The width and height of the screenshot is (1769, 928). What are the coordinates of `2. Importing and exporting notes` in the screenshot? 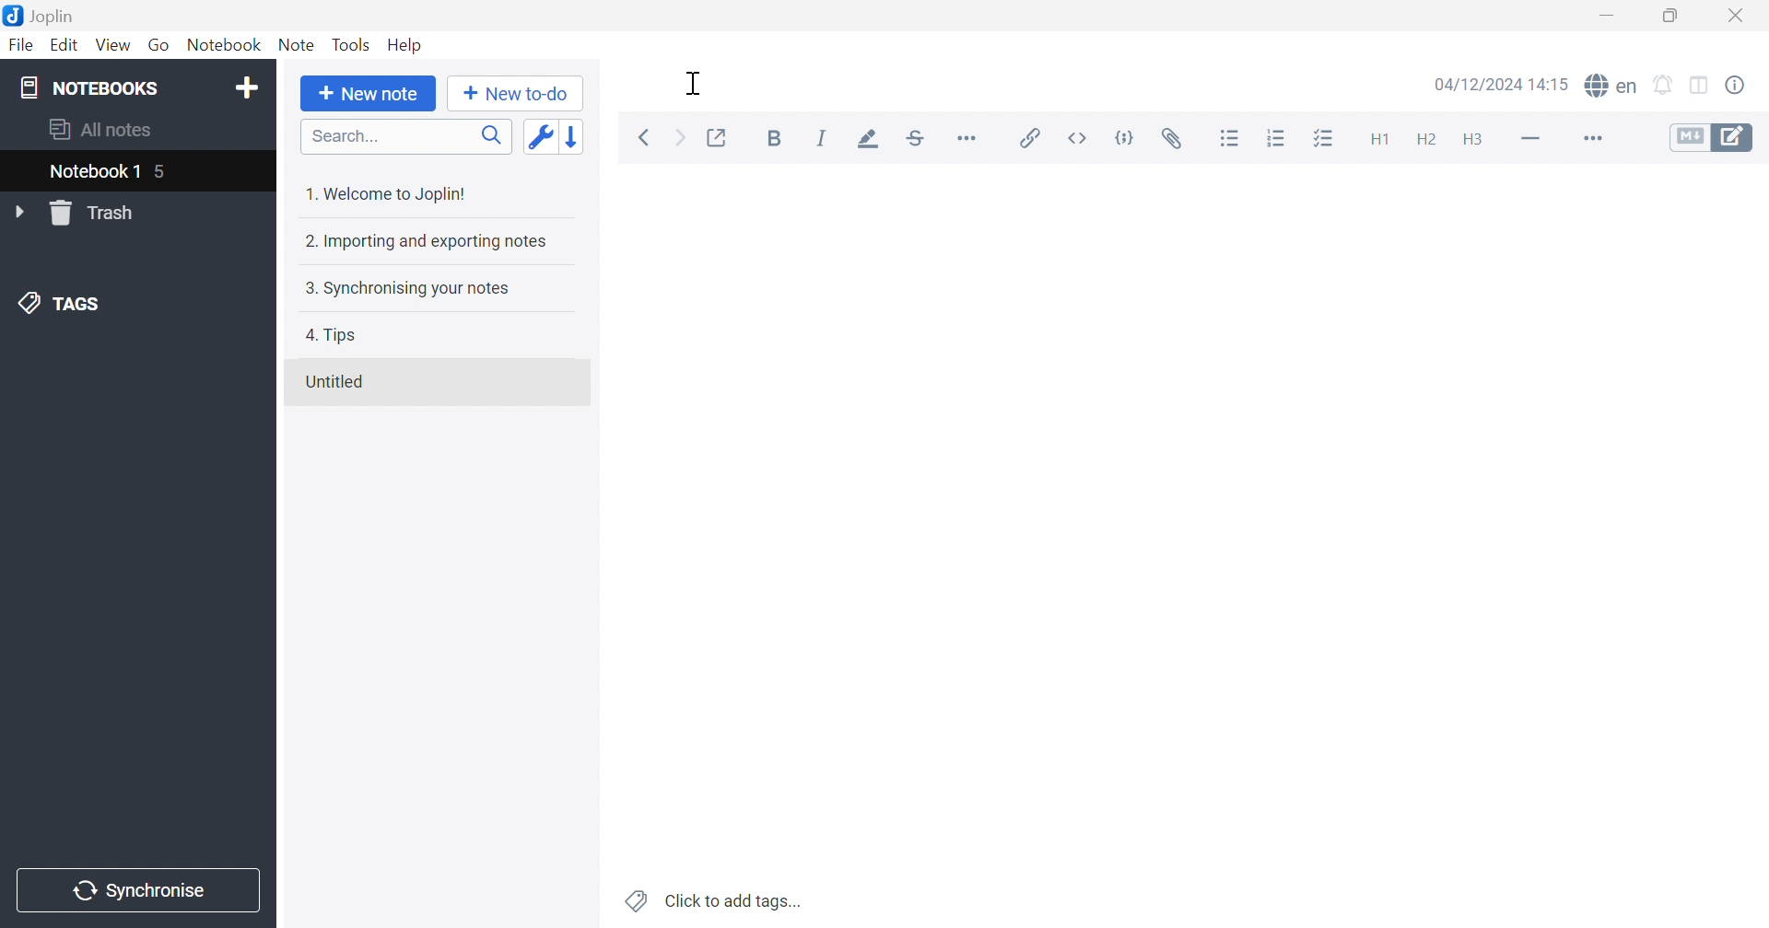 It's located at (424, 240).